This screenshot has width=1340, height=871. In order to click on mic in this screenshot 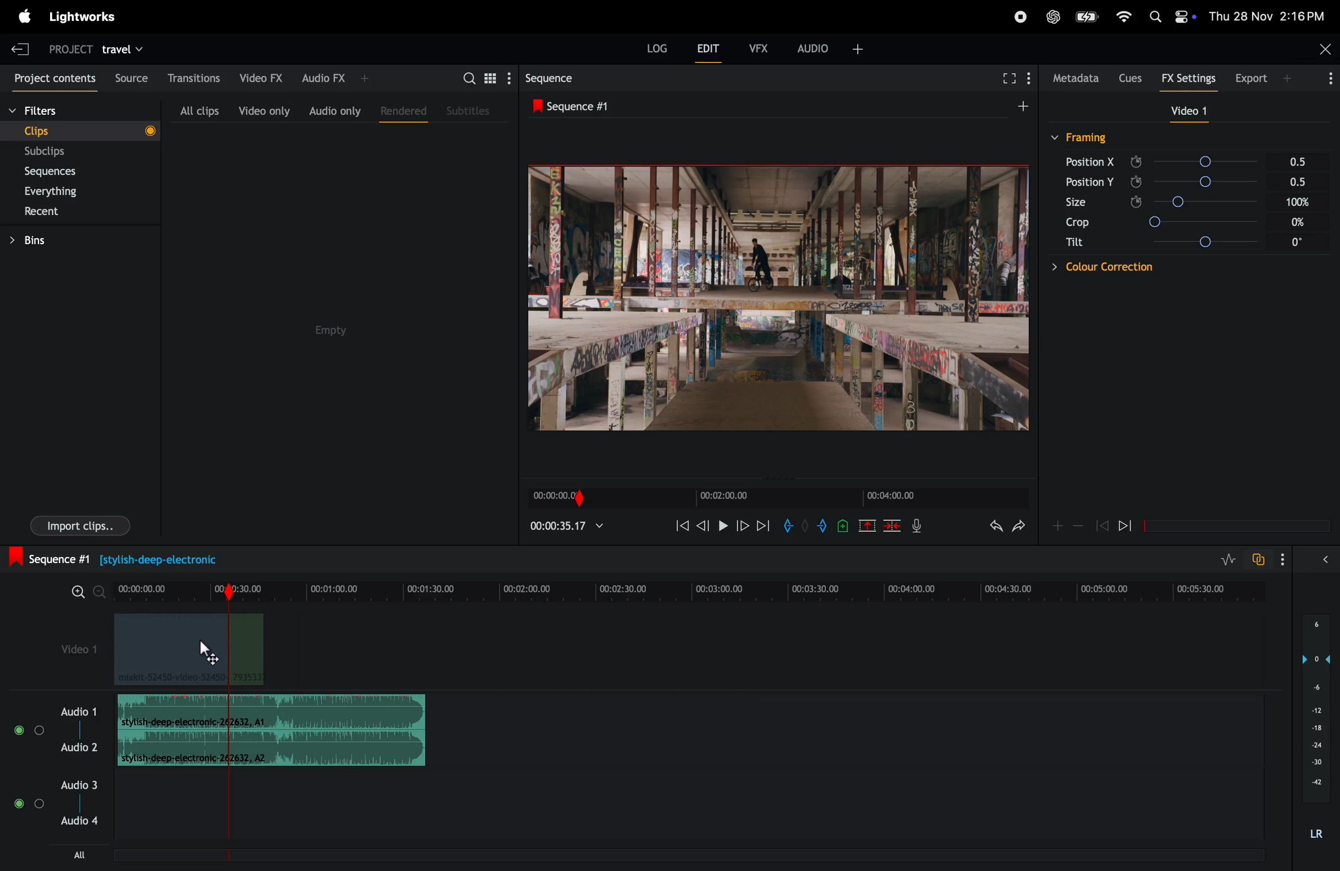, I will do `click(920, 526)`.